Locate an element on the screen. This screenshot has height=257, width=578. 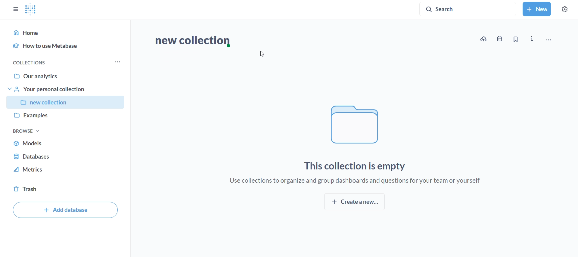
cursor is located at coordinates (263, 54).